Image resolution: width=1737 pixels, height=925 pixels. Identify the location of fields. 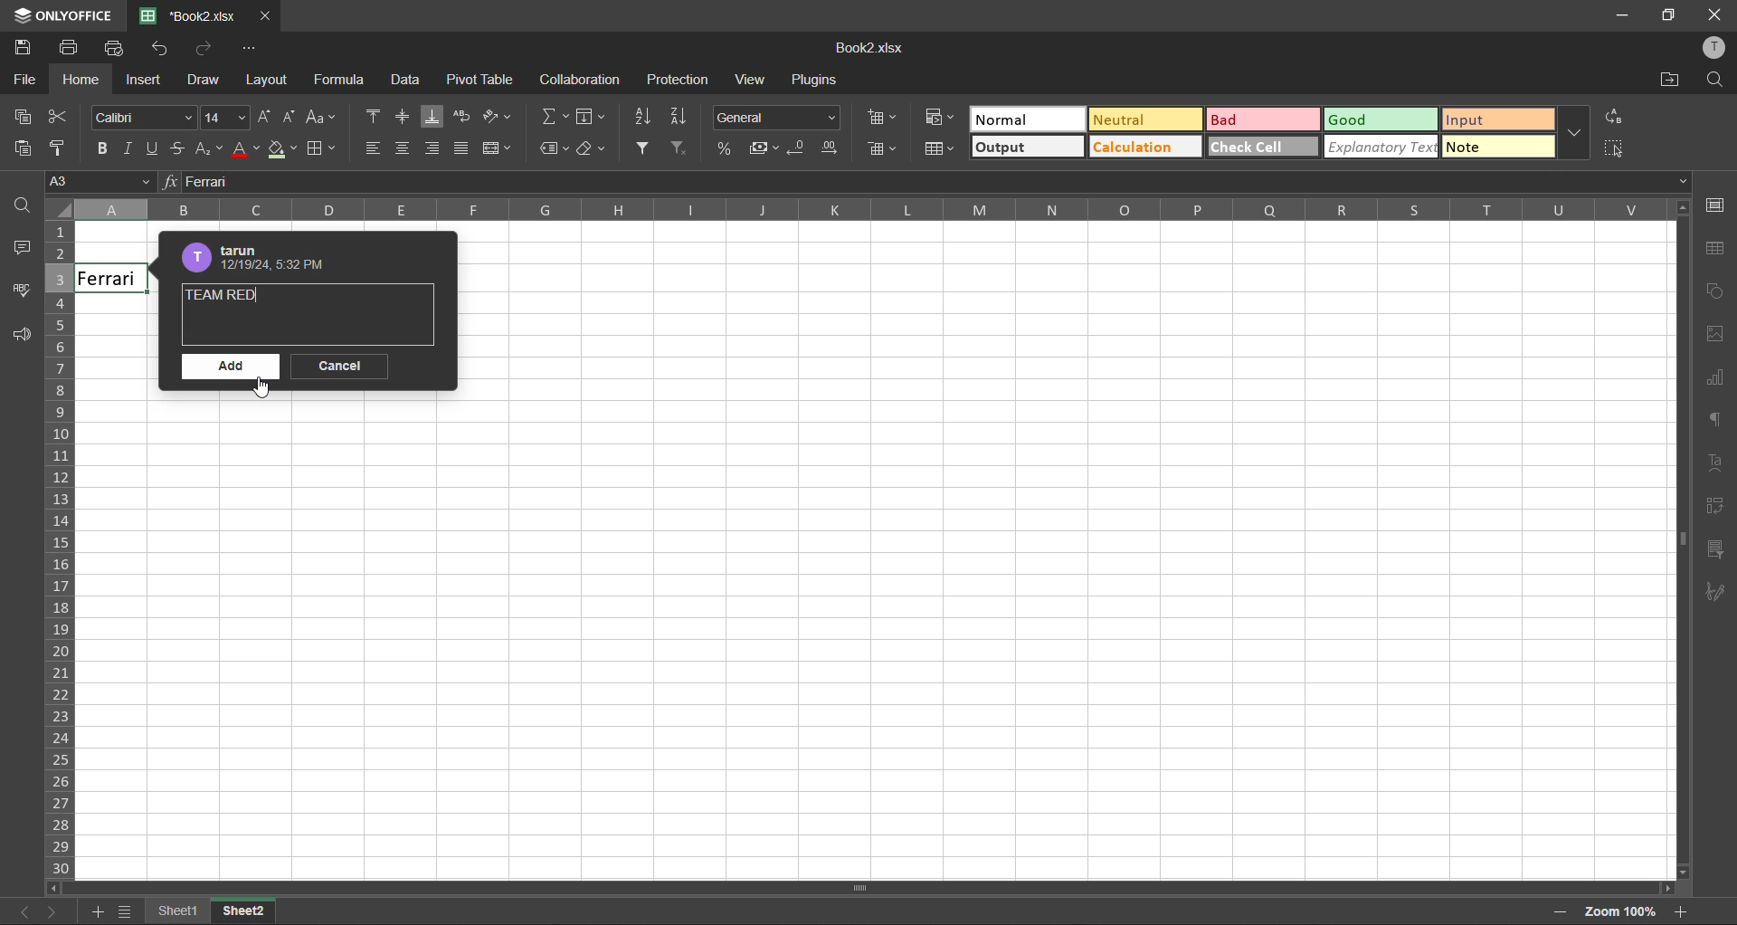
(593, 114).